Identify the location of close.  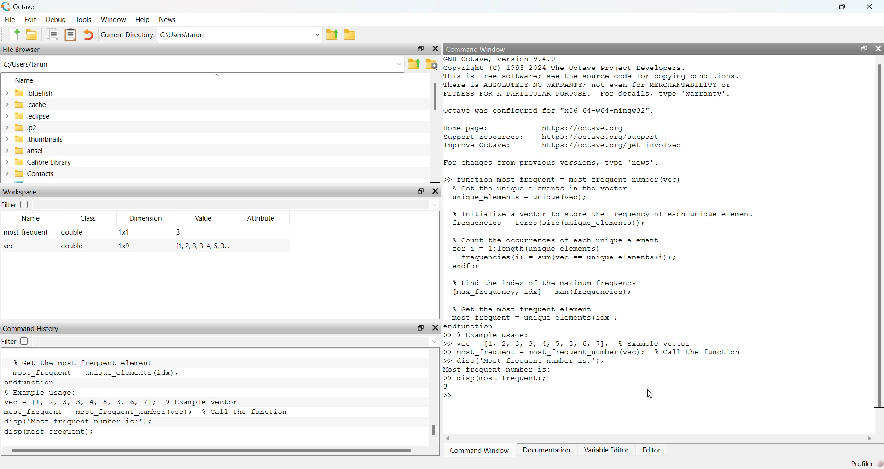
(868, 7).